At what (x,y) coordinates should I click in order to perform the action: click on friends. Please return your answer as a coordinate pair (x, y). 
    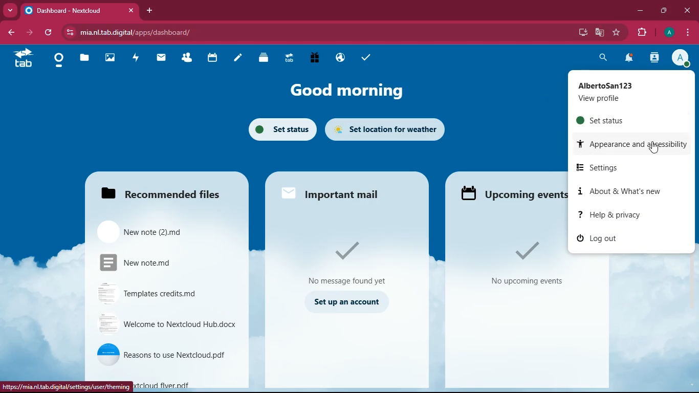
    Looking at the image, I should click on (186, 59).